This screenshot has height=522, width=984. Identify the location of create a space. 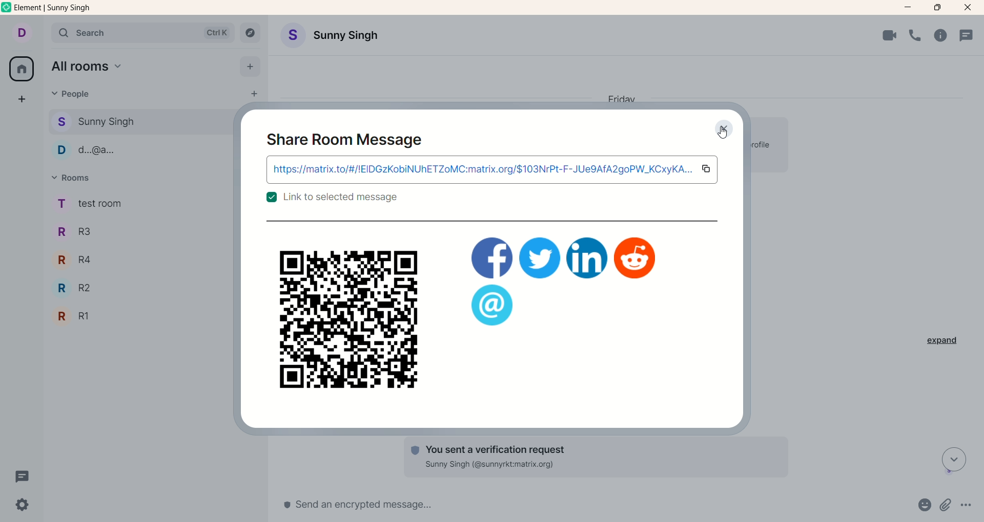
(23, 101).